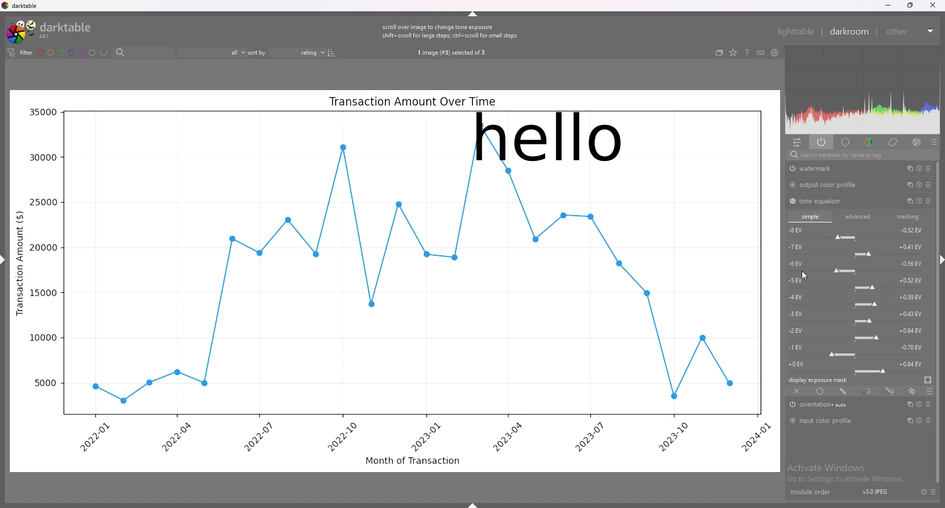 This screenshot has width=945, height=508. What do you see at coordinates (821, 391) in the screenshot?
I see `uniformly` at bounding box center [821, 391].